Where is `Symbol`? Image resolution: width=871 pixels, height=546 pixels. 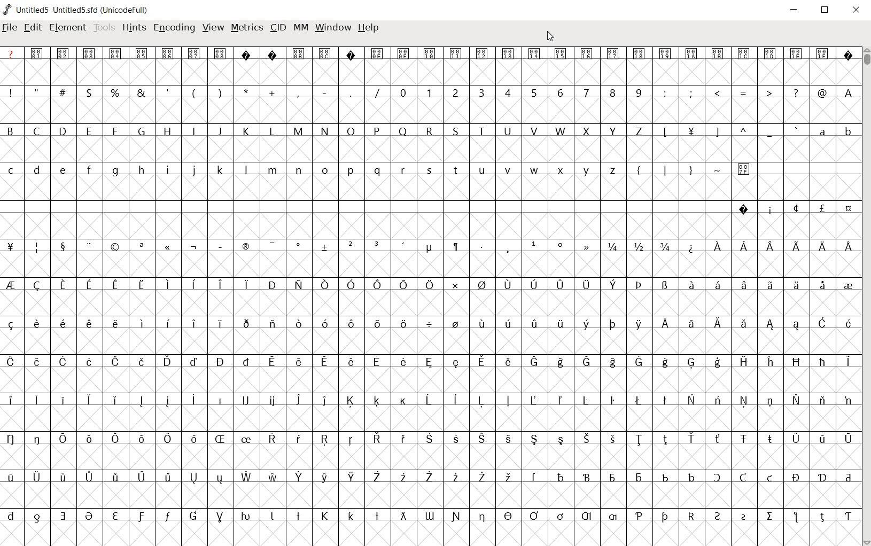 Symbol is located at coordinates (482, 440).